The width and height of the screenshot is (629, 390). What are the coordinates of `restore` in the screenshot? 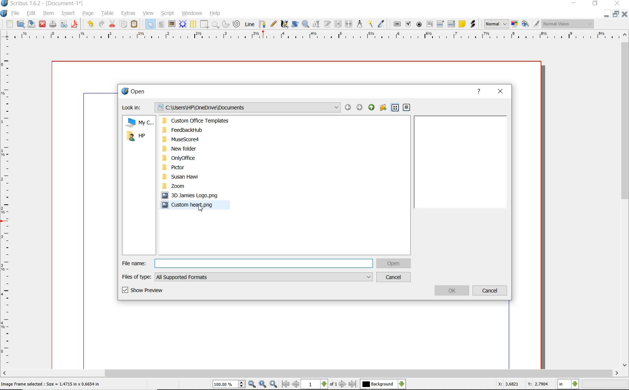 It's located at (615, 15).